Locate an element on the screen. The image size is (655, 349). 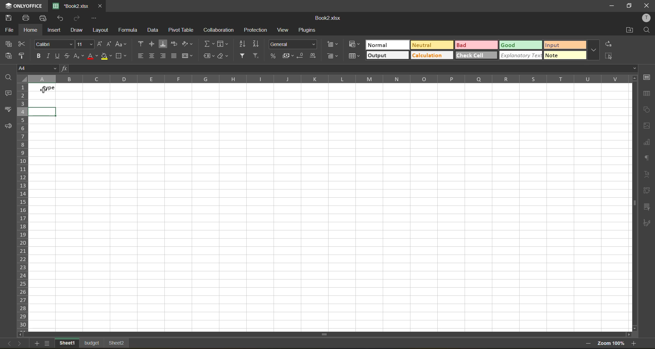
borders is located at coordinates (121, 56).